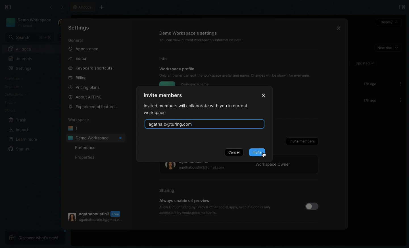 This screenshot has width=409, height=248. What do you see at coordinates (234, 152) in the screenshot?
I see `Cancel` at bounding box center [234, 152].